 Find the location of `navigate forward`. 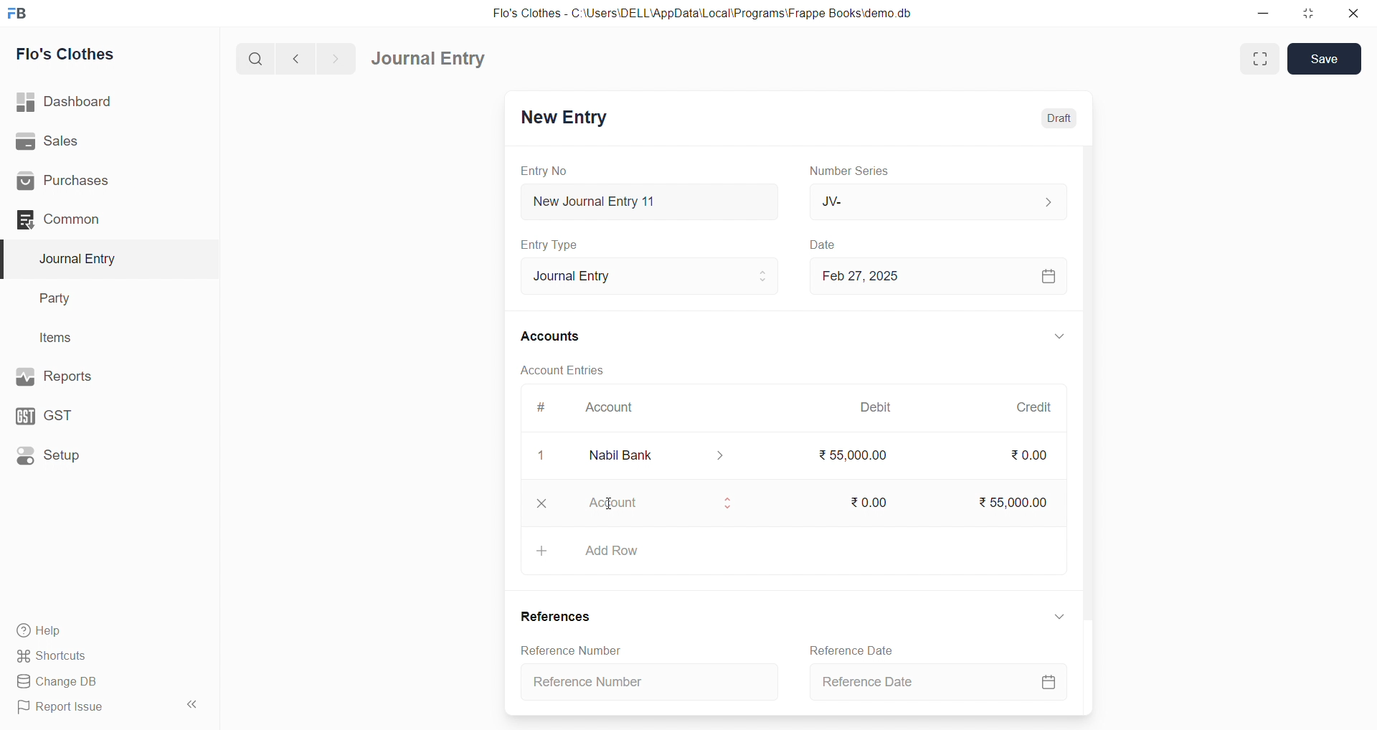

navigate forward is located at coordinates (339, 58).